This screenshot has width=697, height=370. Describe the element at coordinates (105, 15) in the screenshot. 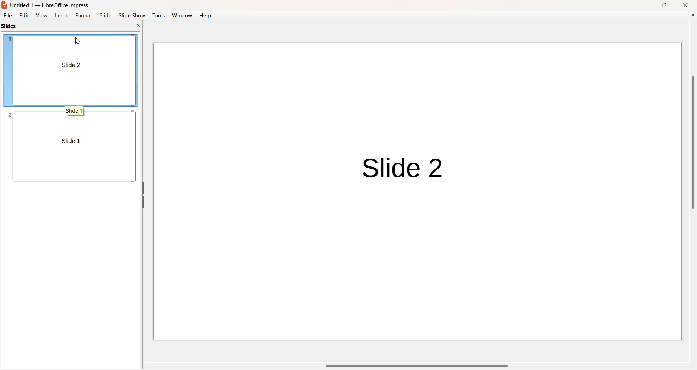

I see `slide` at that location.